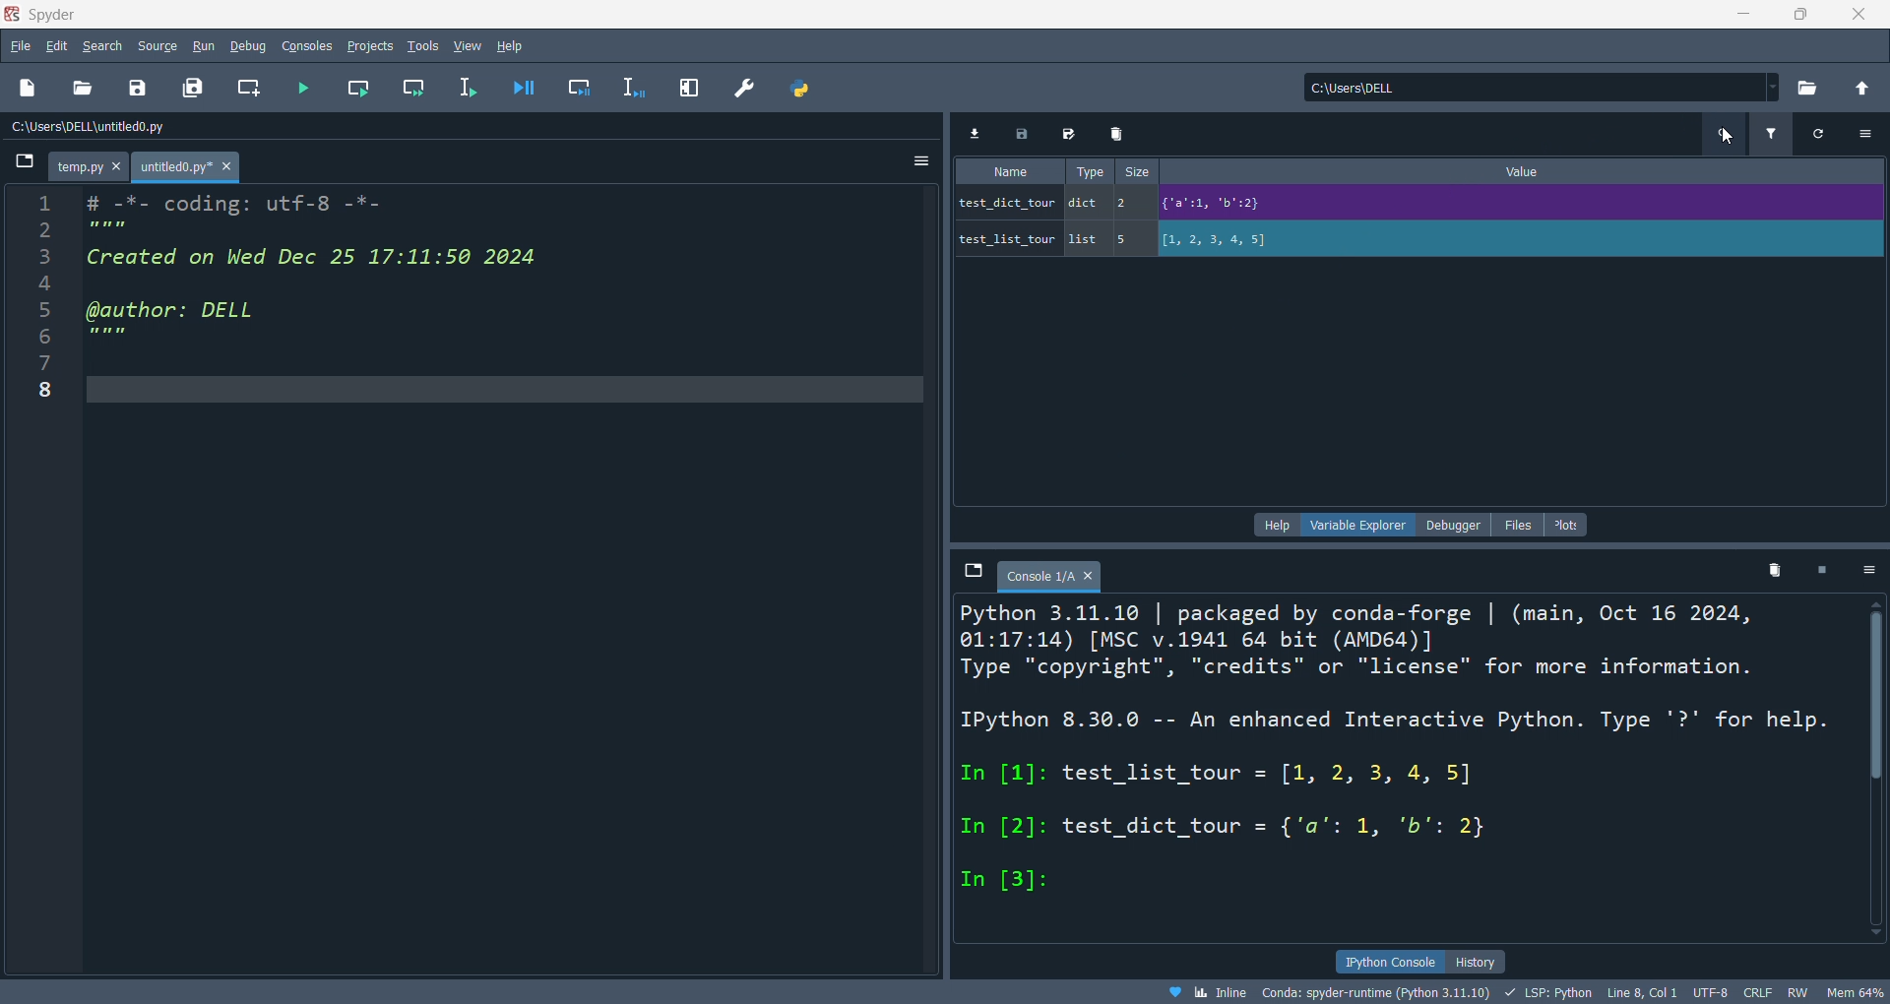 The width and height of the screenshot is (1890, 1004). I want to click on  close kernel, so click(1830, 572).